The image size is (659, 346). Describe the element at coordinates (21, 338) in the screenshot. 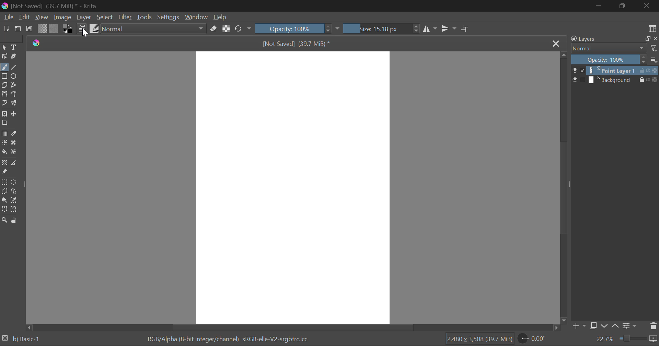

I see `b) Basic-1` at that location.